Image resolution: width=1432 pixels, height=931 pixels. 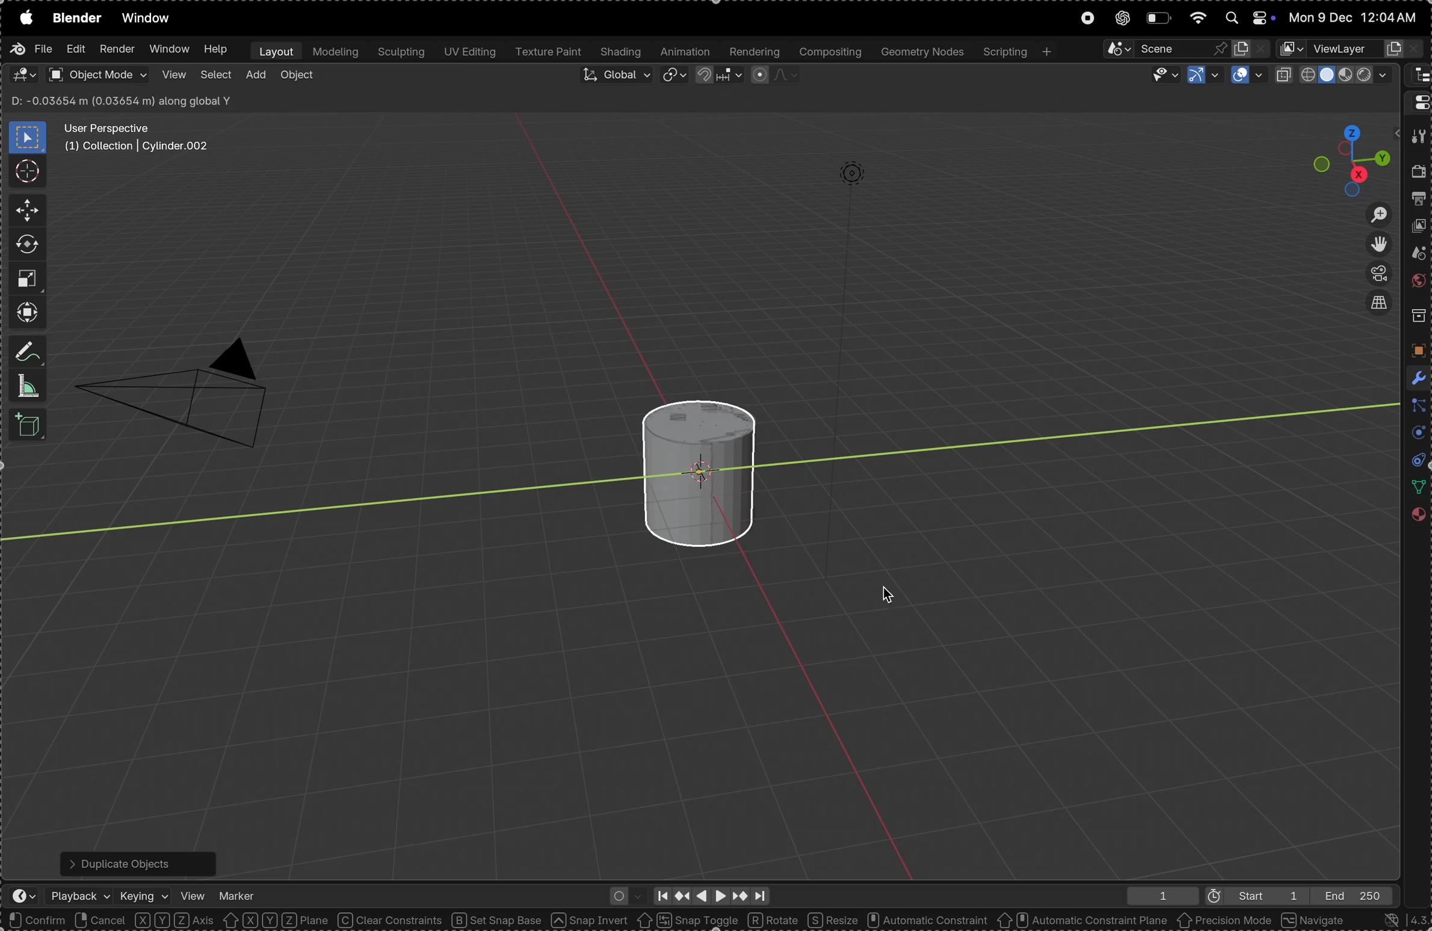 I want to click on annotate measure, so click(x=29, y=353).